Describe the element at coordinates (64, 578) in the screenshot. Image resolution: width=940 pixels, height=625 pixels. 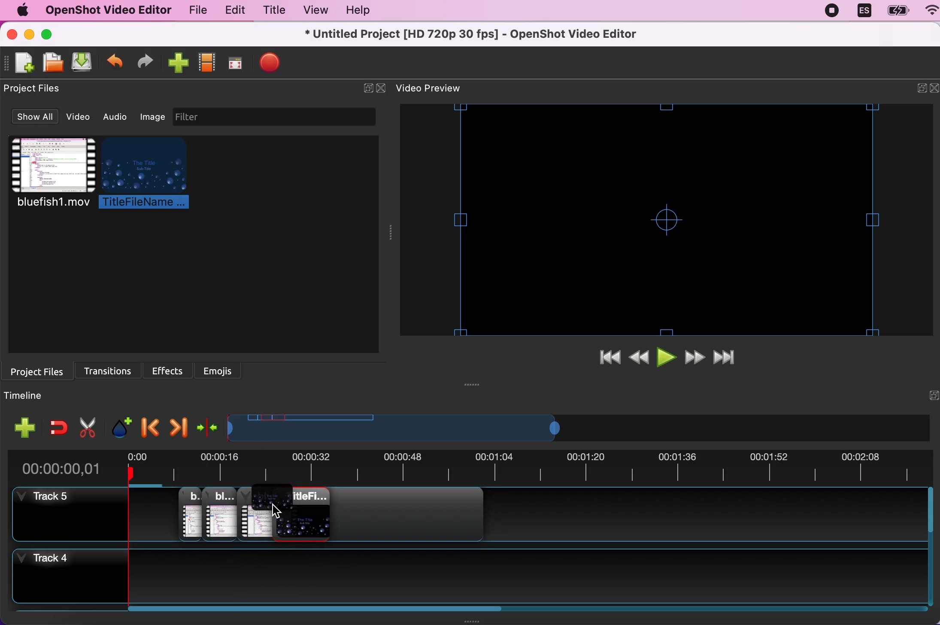
I see `track 4` at that location.